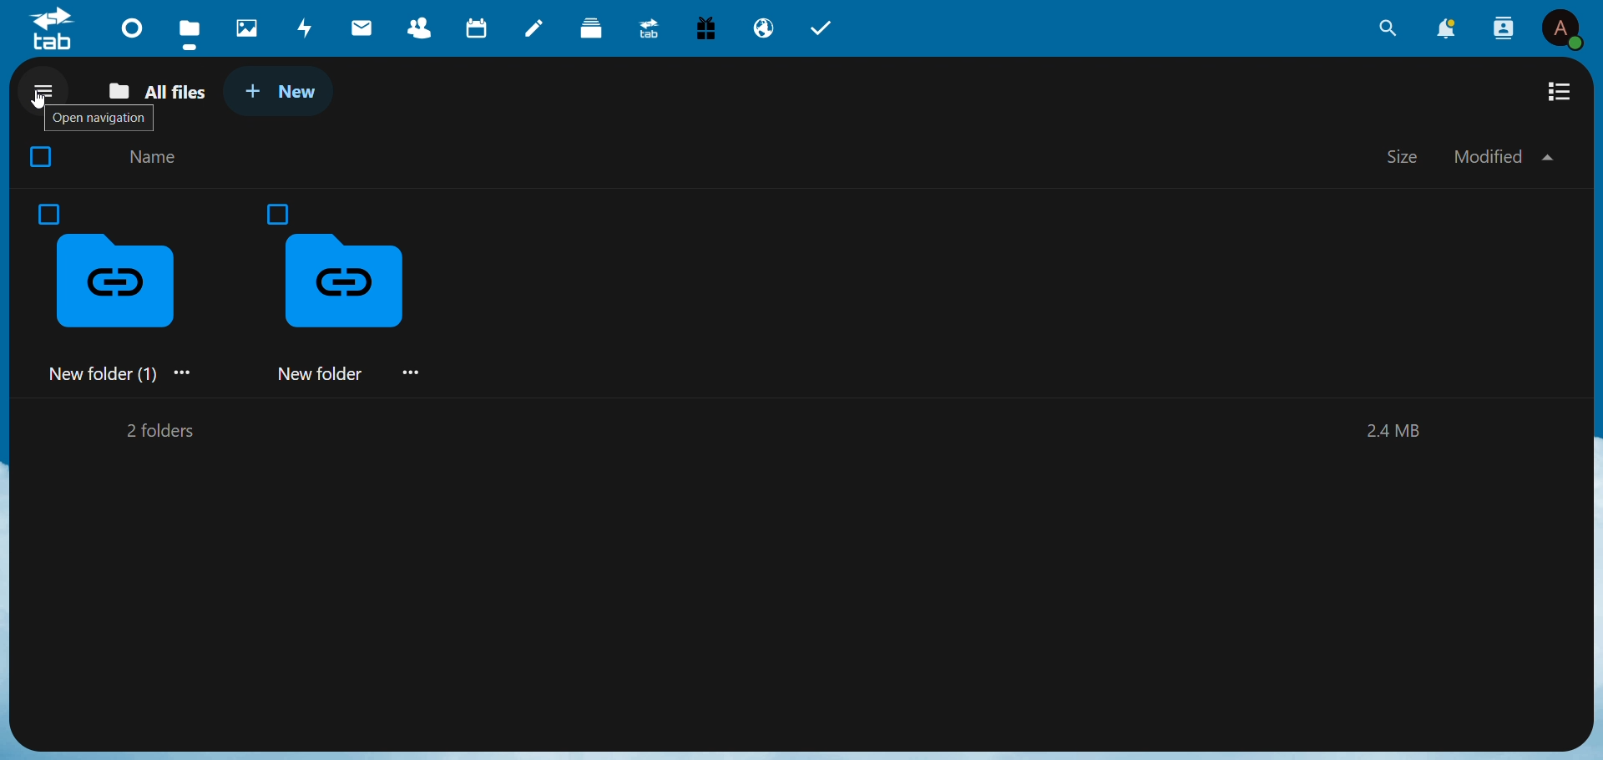 The width and height of the screenshot is (1603, 760). What do you see at coordinates (279, 215) in the screenshot?
I see `checkbox` at bounding box center [279, 215].